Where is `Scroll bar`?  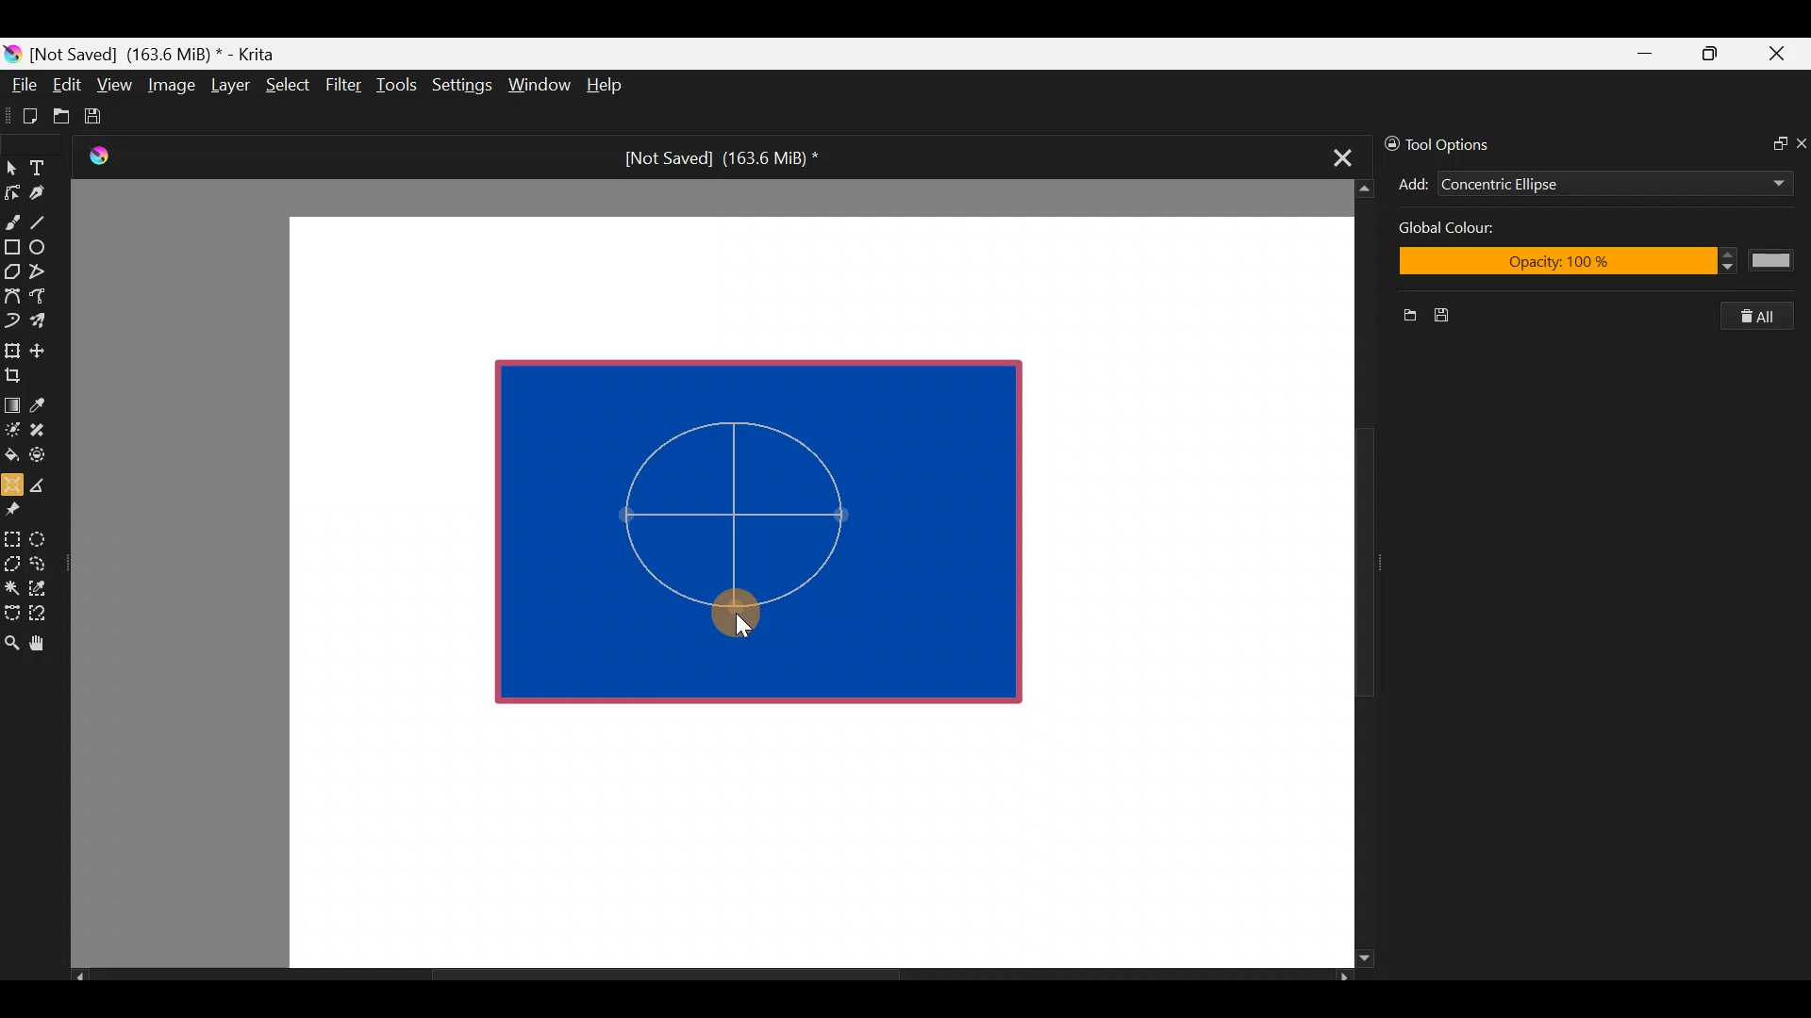
Scroll bar is located at coordinates (711, 977).